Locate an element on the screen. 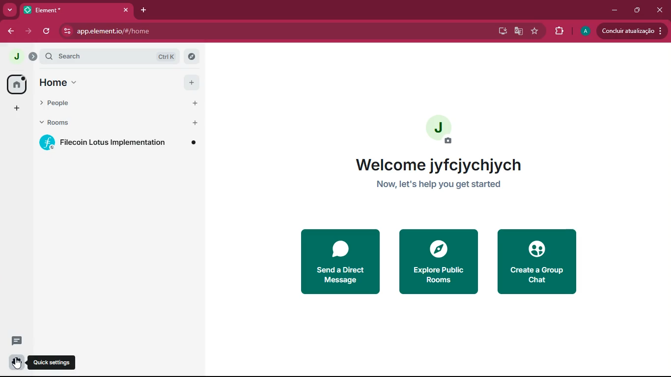 The image size is (671, 377). quick settings is located at coordinates (51, 362).